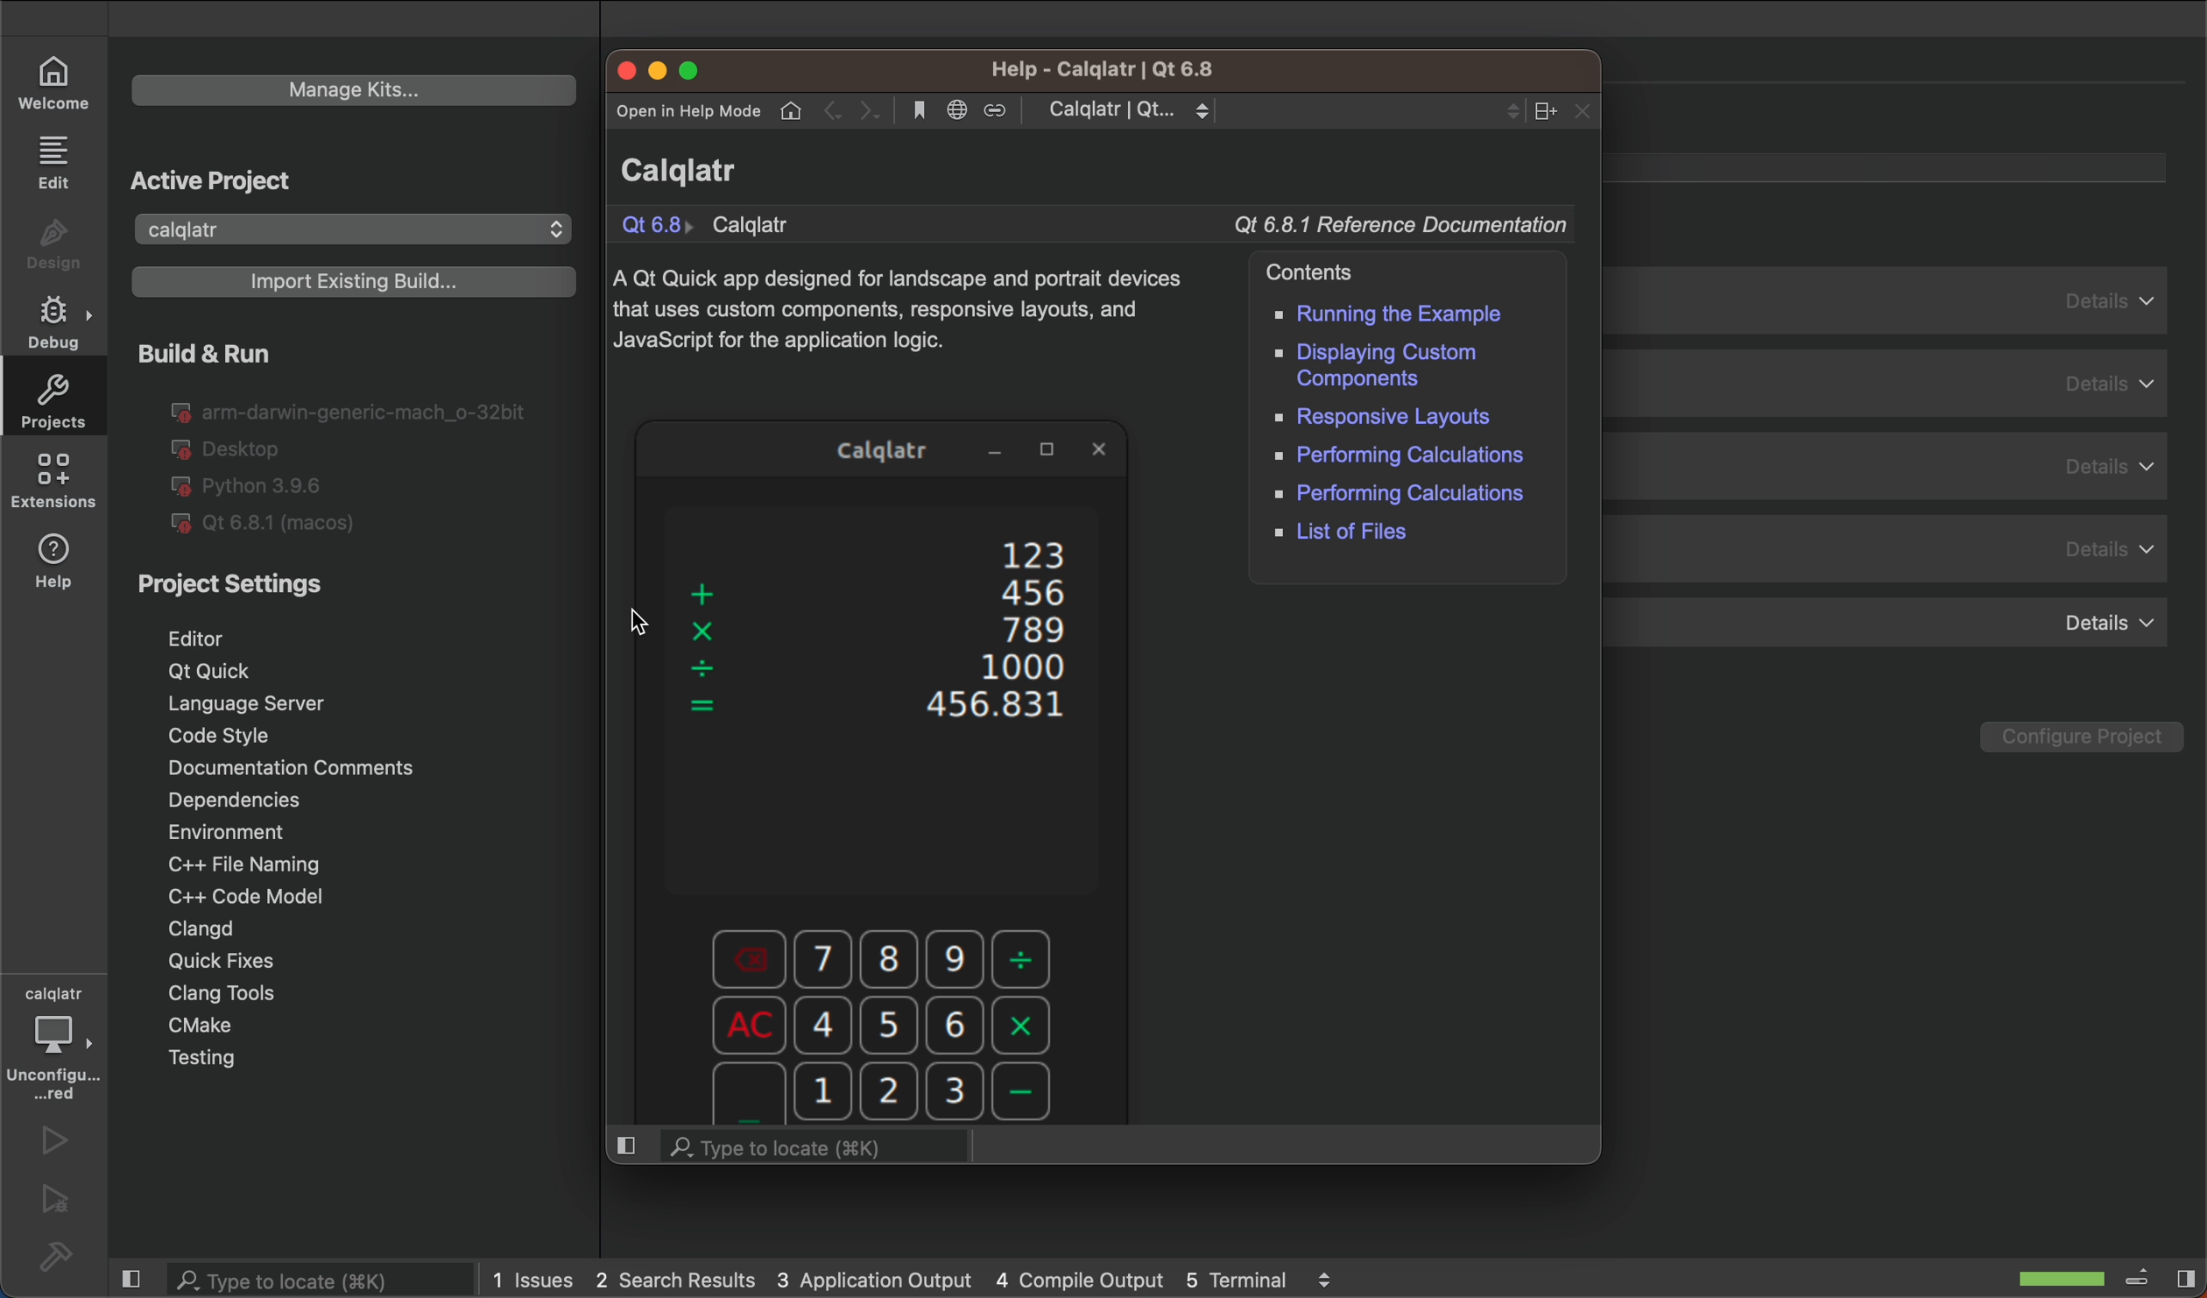  What do you see at coordinates (1400, 312) in the screenshot?
I see `running example` at bounding box center [1400, 312].